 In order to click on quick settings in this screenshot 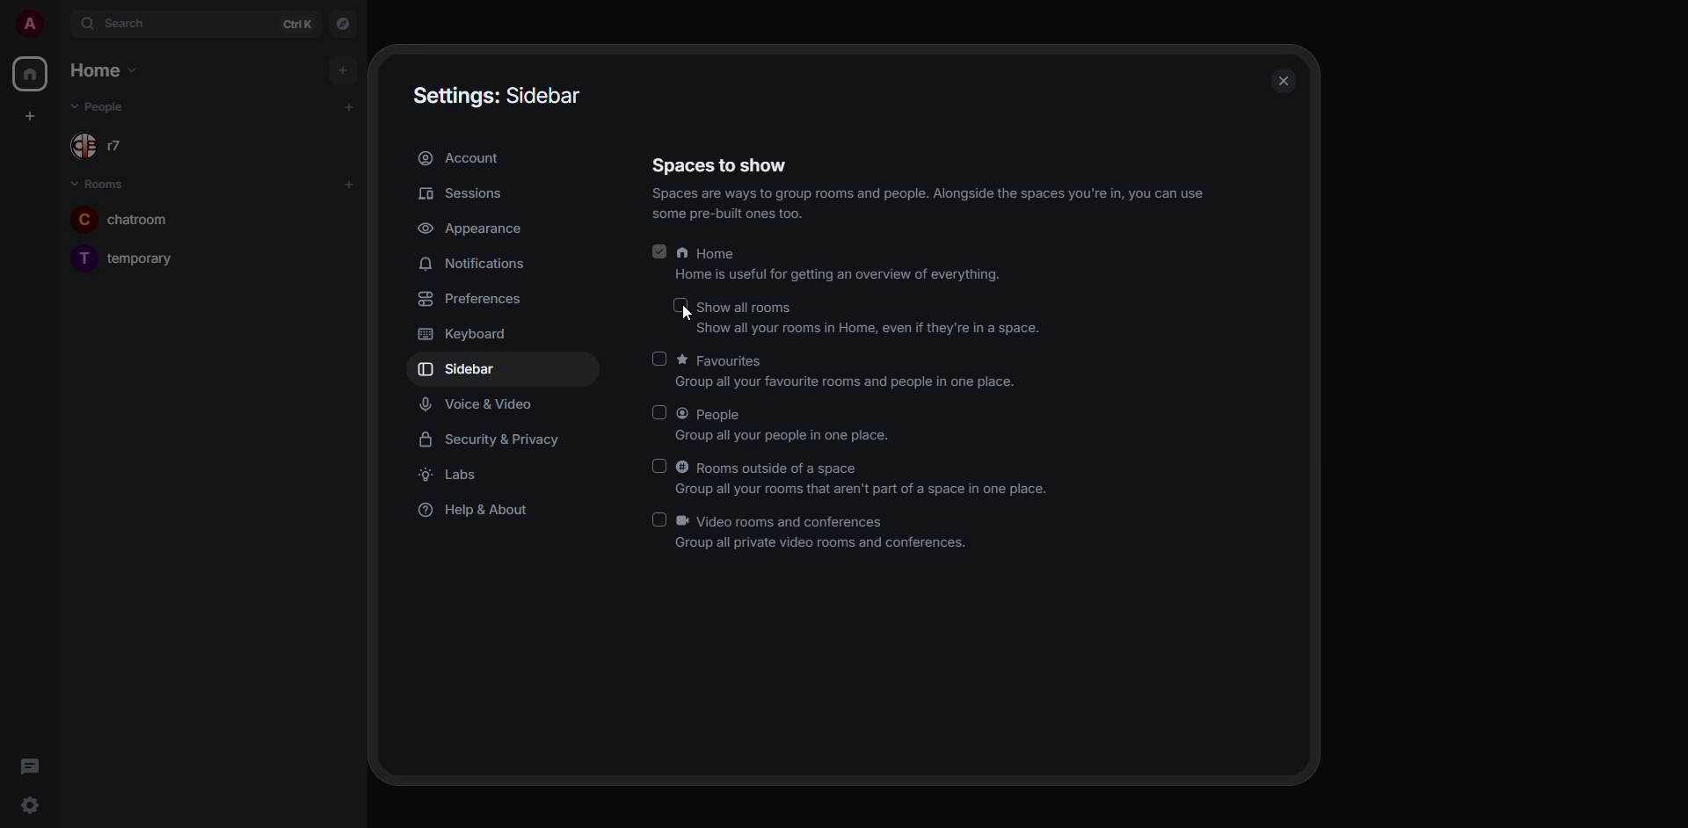, I will do `click(26, 802)`.